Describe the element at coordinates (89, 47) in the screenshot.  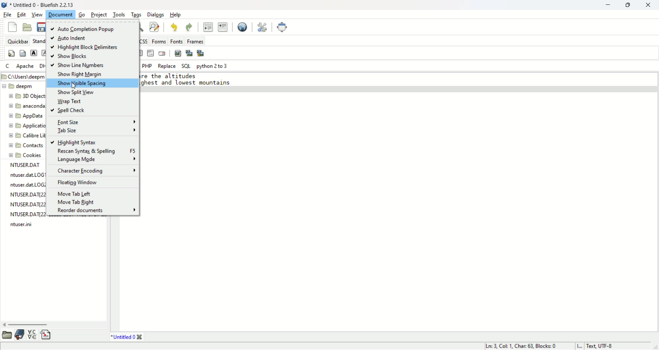
I see `highlight block delimiters` at that location.